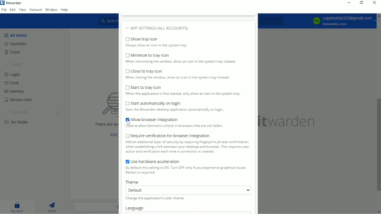  Describe the element at coordinates (36, 9) in the screenshot. I see `Account` at that location.